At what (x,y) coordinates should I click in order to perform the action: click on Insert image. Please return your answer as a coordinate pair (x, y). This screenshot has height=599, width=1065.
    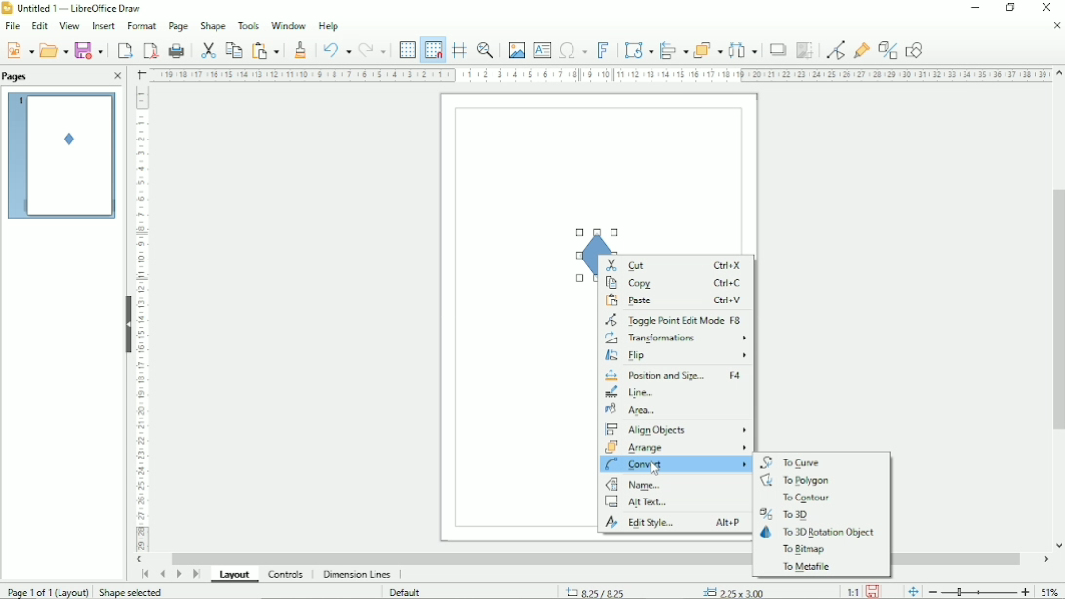
    Looking at the image, I should click on (515, 50).